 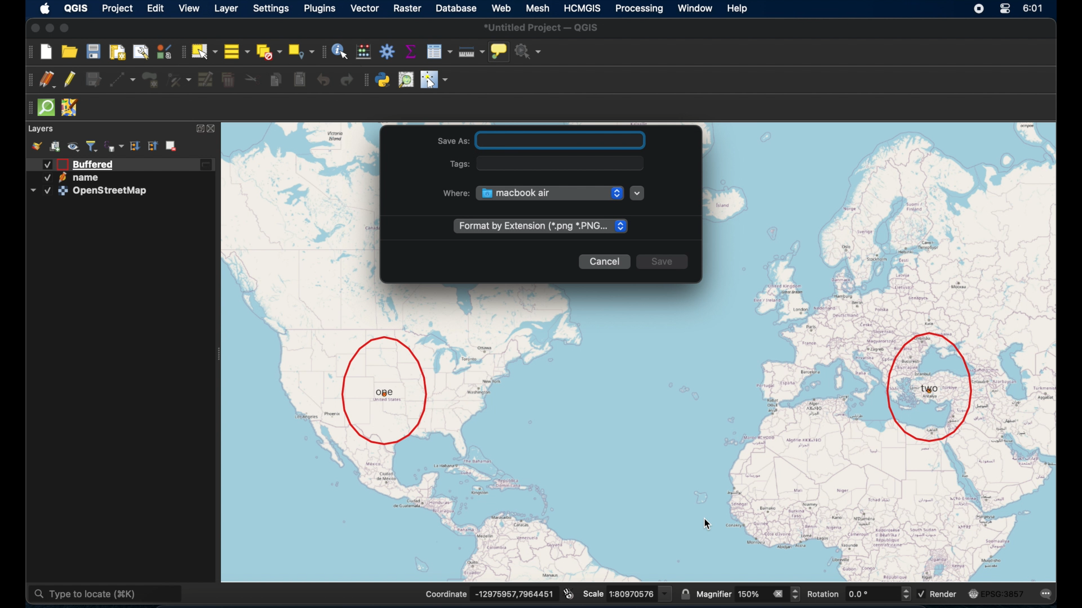 What do you see at coordinates (1004, 594) in the screenshot?
I see `EPSG:3875` at bounding box center [1004, 594].